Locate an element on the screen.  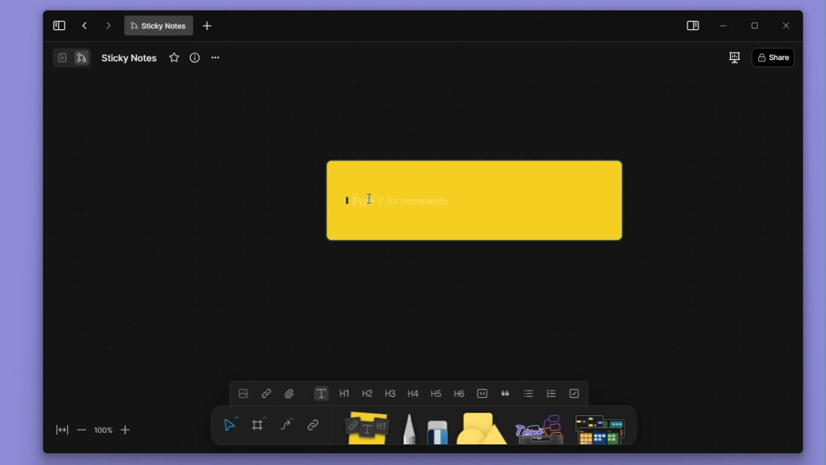
cursor is located at coordinates (368, 198).